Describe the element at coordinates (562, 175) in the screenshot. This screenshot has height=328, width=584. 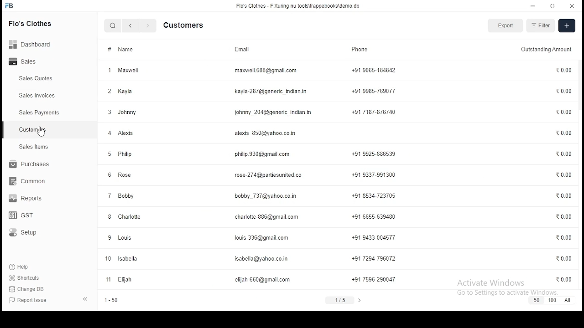
I see `0.00` at that location.